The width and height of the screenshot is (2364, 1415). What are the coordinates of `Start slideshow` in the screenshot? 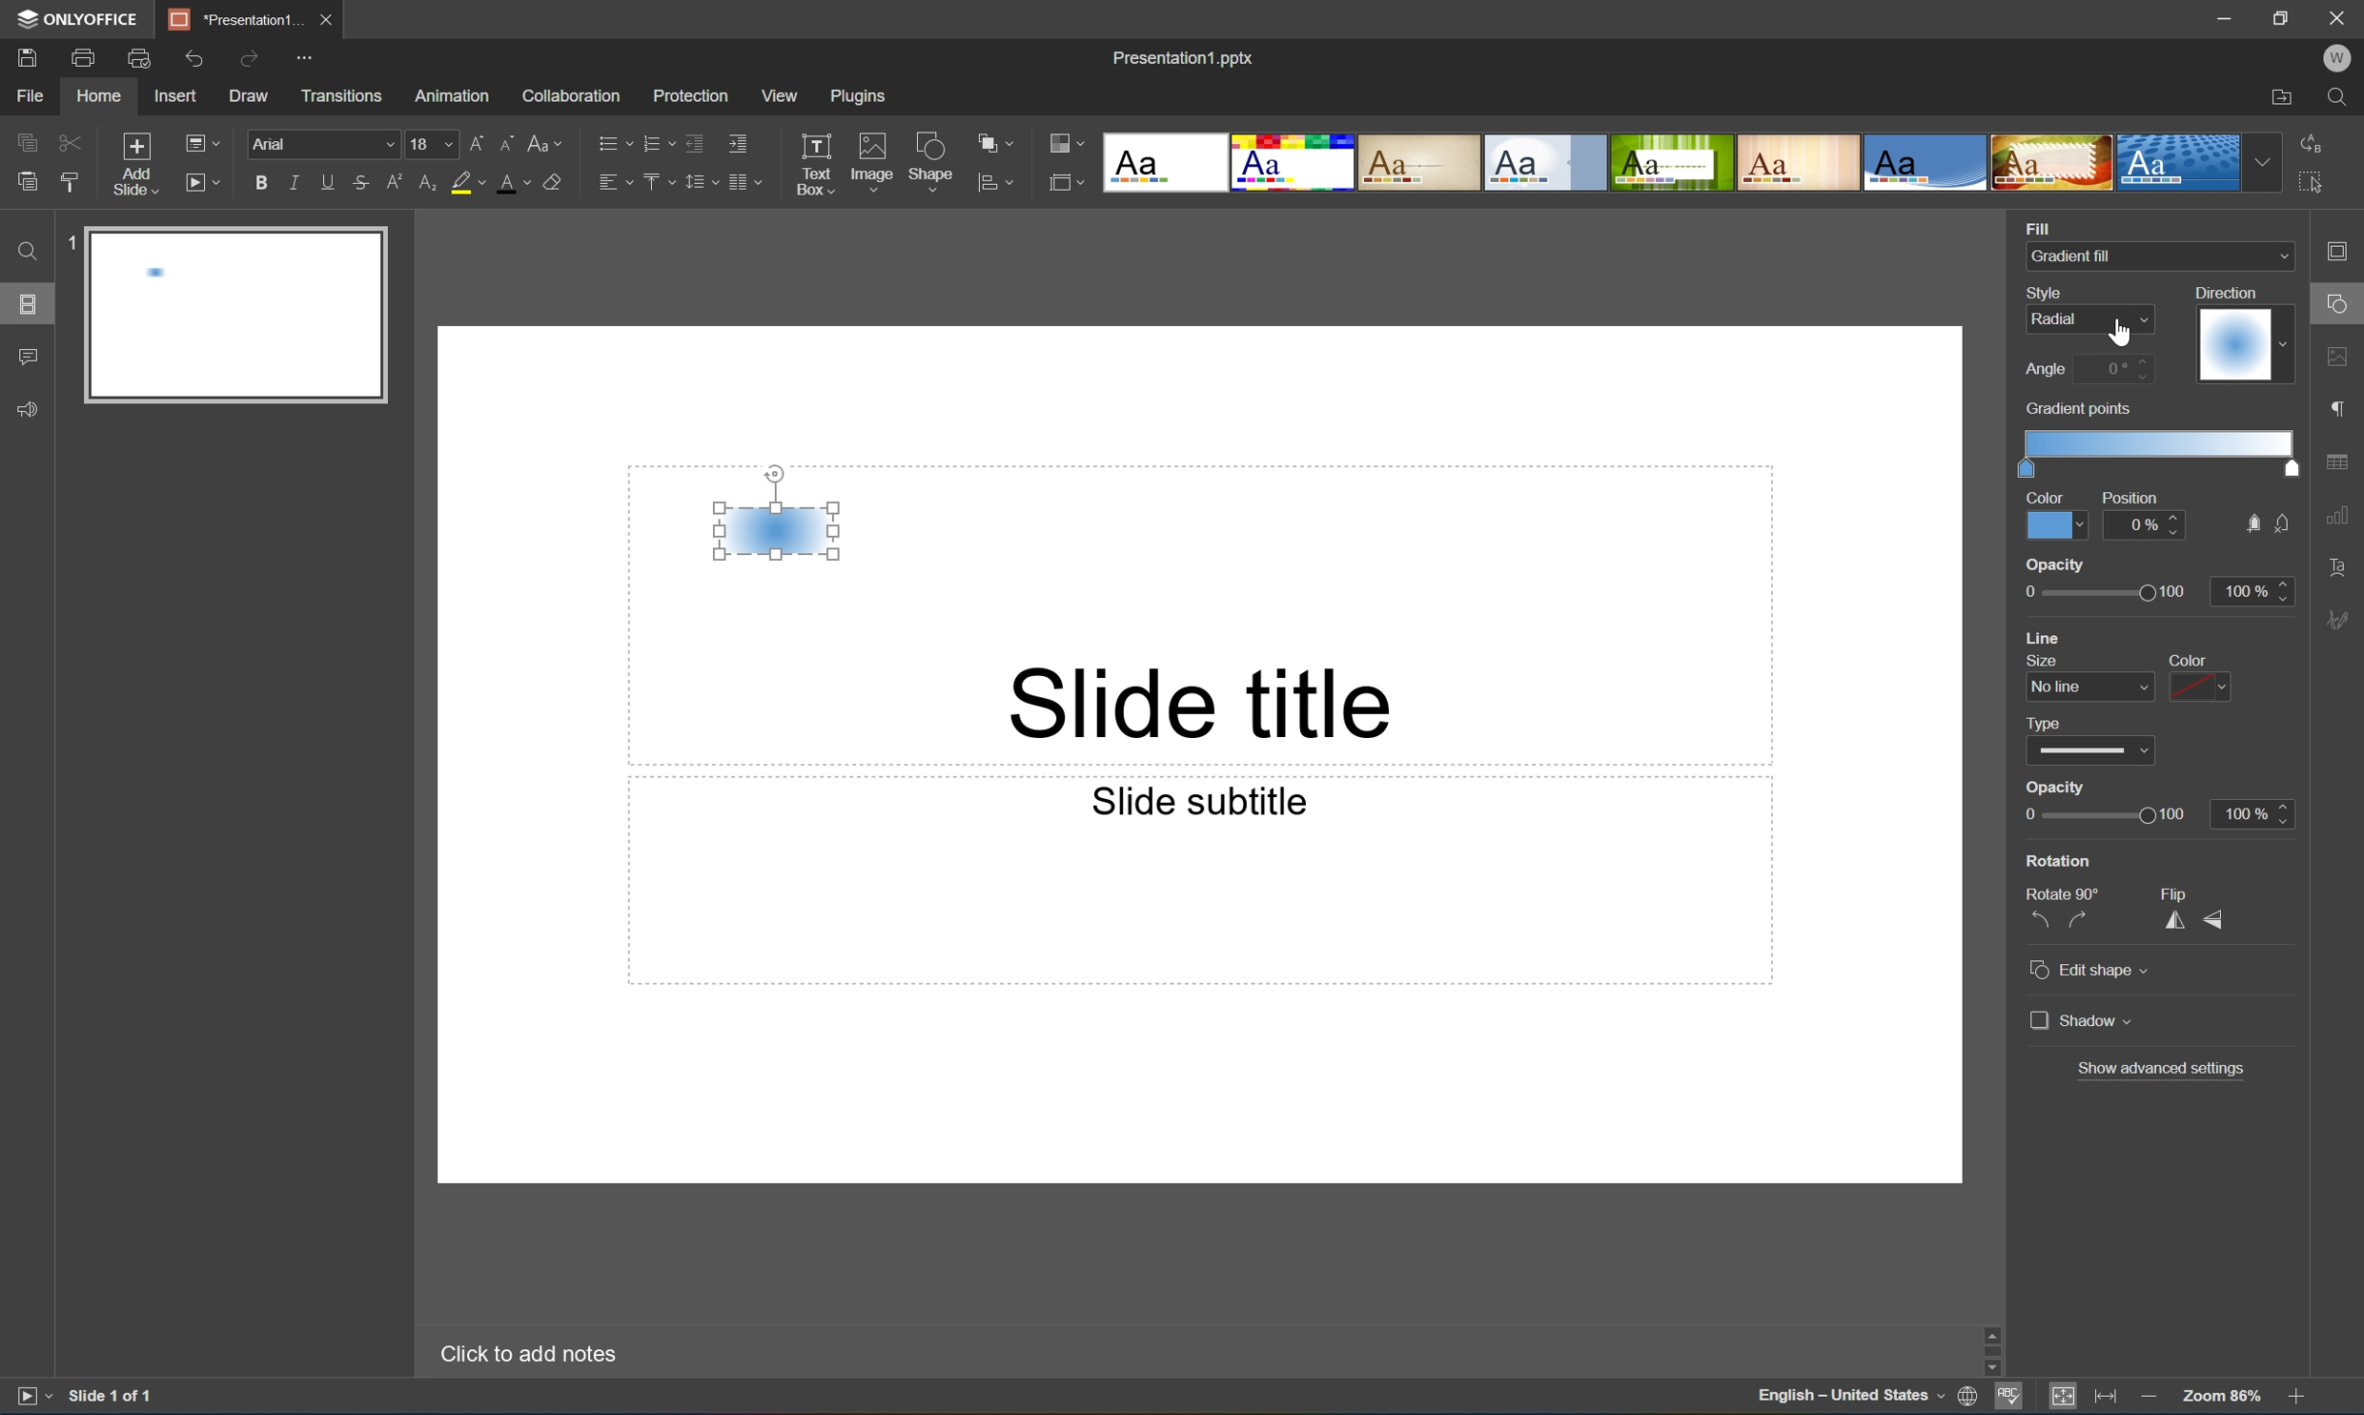 It's located at (201, 180).